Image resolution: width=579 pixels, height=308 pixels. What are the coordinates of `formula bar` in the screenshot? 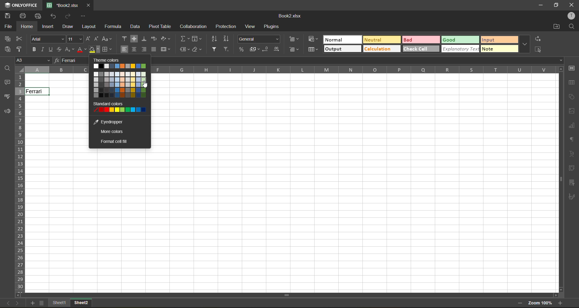 It's located at (71, 60).